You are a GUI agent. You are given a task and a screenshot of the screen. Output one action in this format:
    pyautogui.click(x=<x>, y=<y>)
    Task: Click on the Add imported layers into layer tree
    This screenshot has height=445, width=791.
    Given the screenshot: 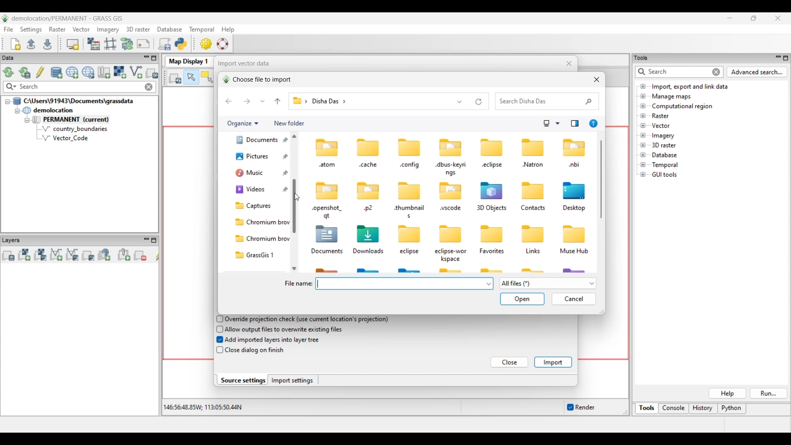 What is the action you would take?
    pyautogui.click(x=273, y=340)
    